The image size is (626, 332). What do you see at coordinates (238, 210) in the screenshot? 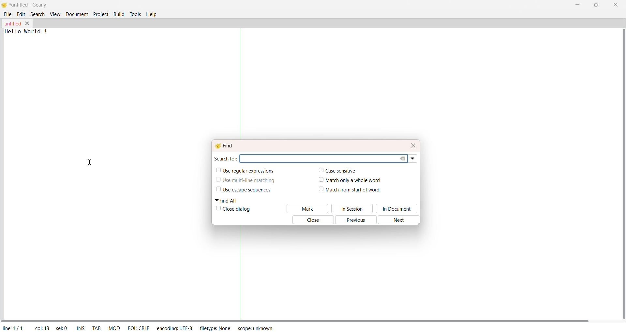
I see `Close Dialog` at bounding box center [238, 210].